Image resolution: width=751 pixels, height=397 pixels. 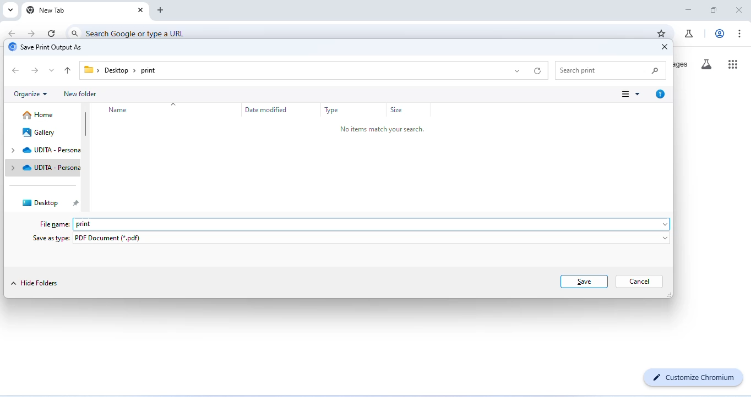 I want to click on new folder, so click(x=83, y=95).